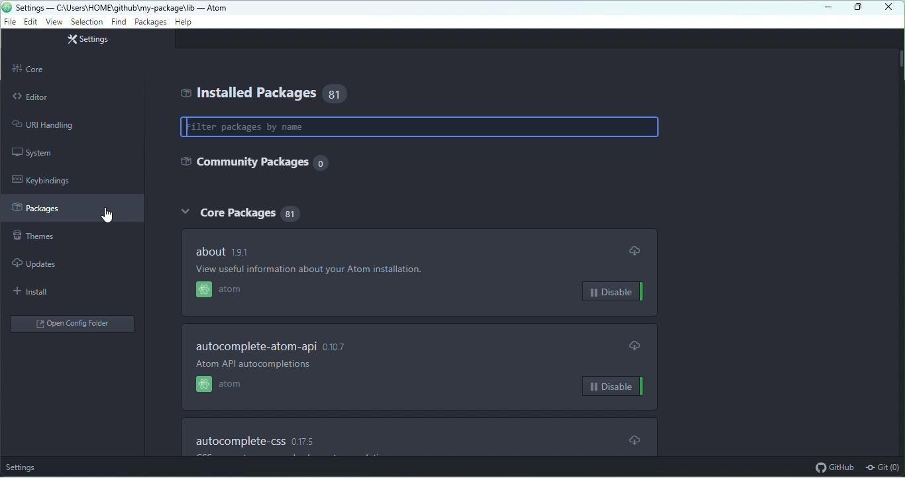 This screenshot has height=478, width=905. I want to click on autocomplete-css 0.17.5, so click(254, 442).